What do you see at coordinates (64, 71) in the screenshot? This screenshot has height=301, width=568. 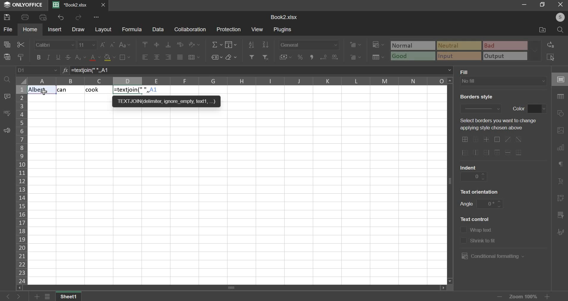 I see `formula` at bounding box center [64, 71].